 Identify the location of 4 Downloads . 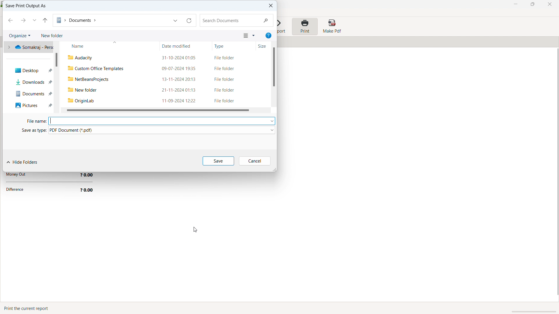
(31, 82).